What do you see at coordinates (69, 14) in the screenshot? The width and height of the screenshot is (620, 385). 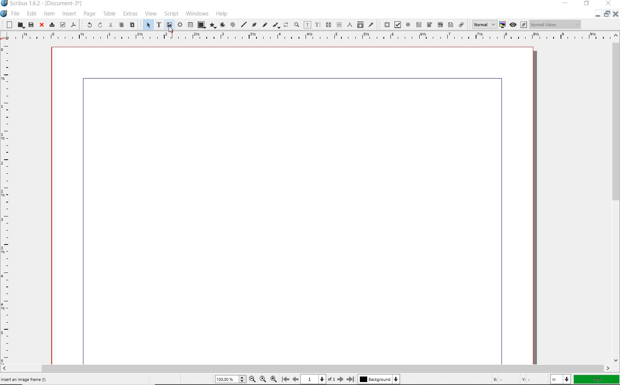 I see `INSERT` at bounding box center [69, 14].